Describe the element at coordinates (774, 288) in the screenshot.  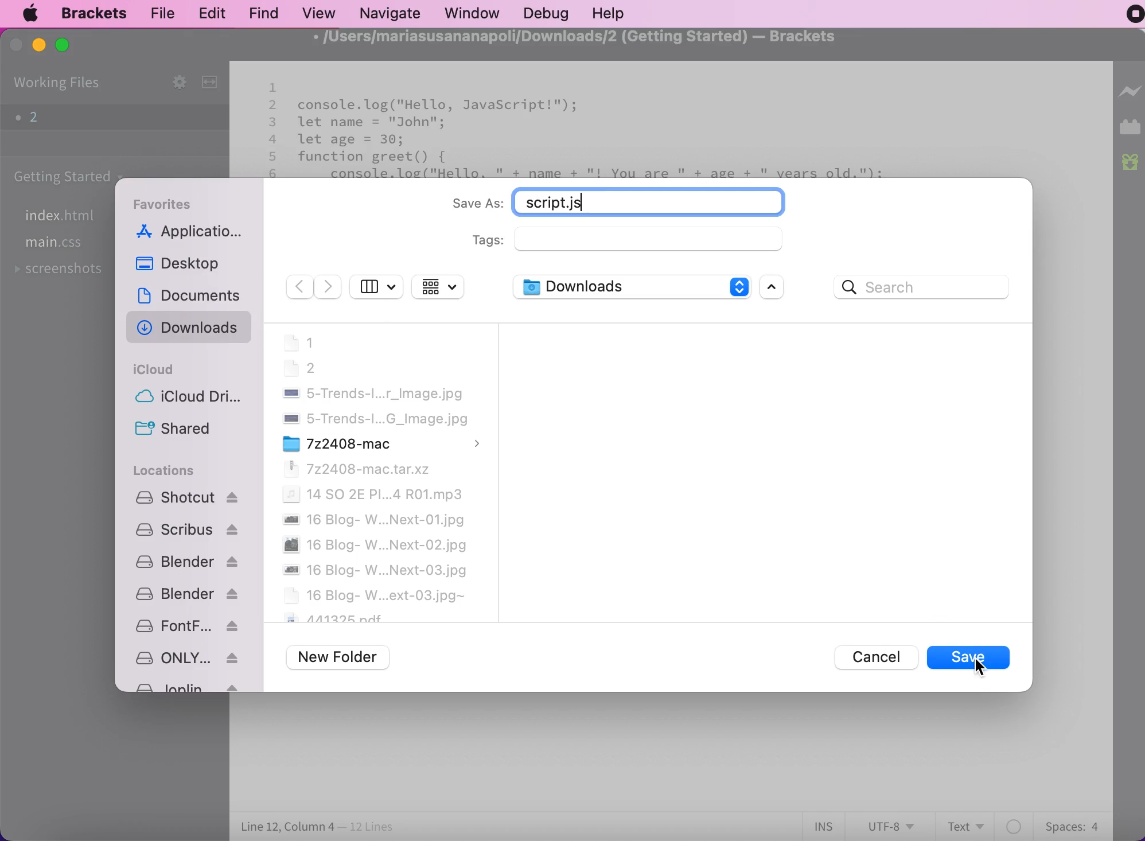
I see `scroll bar` at that location.